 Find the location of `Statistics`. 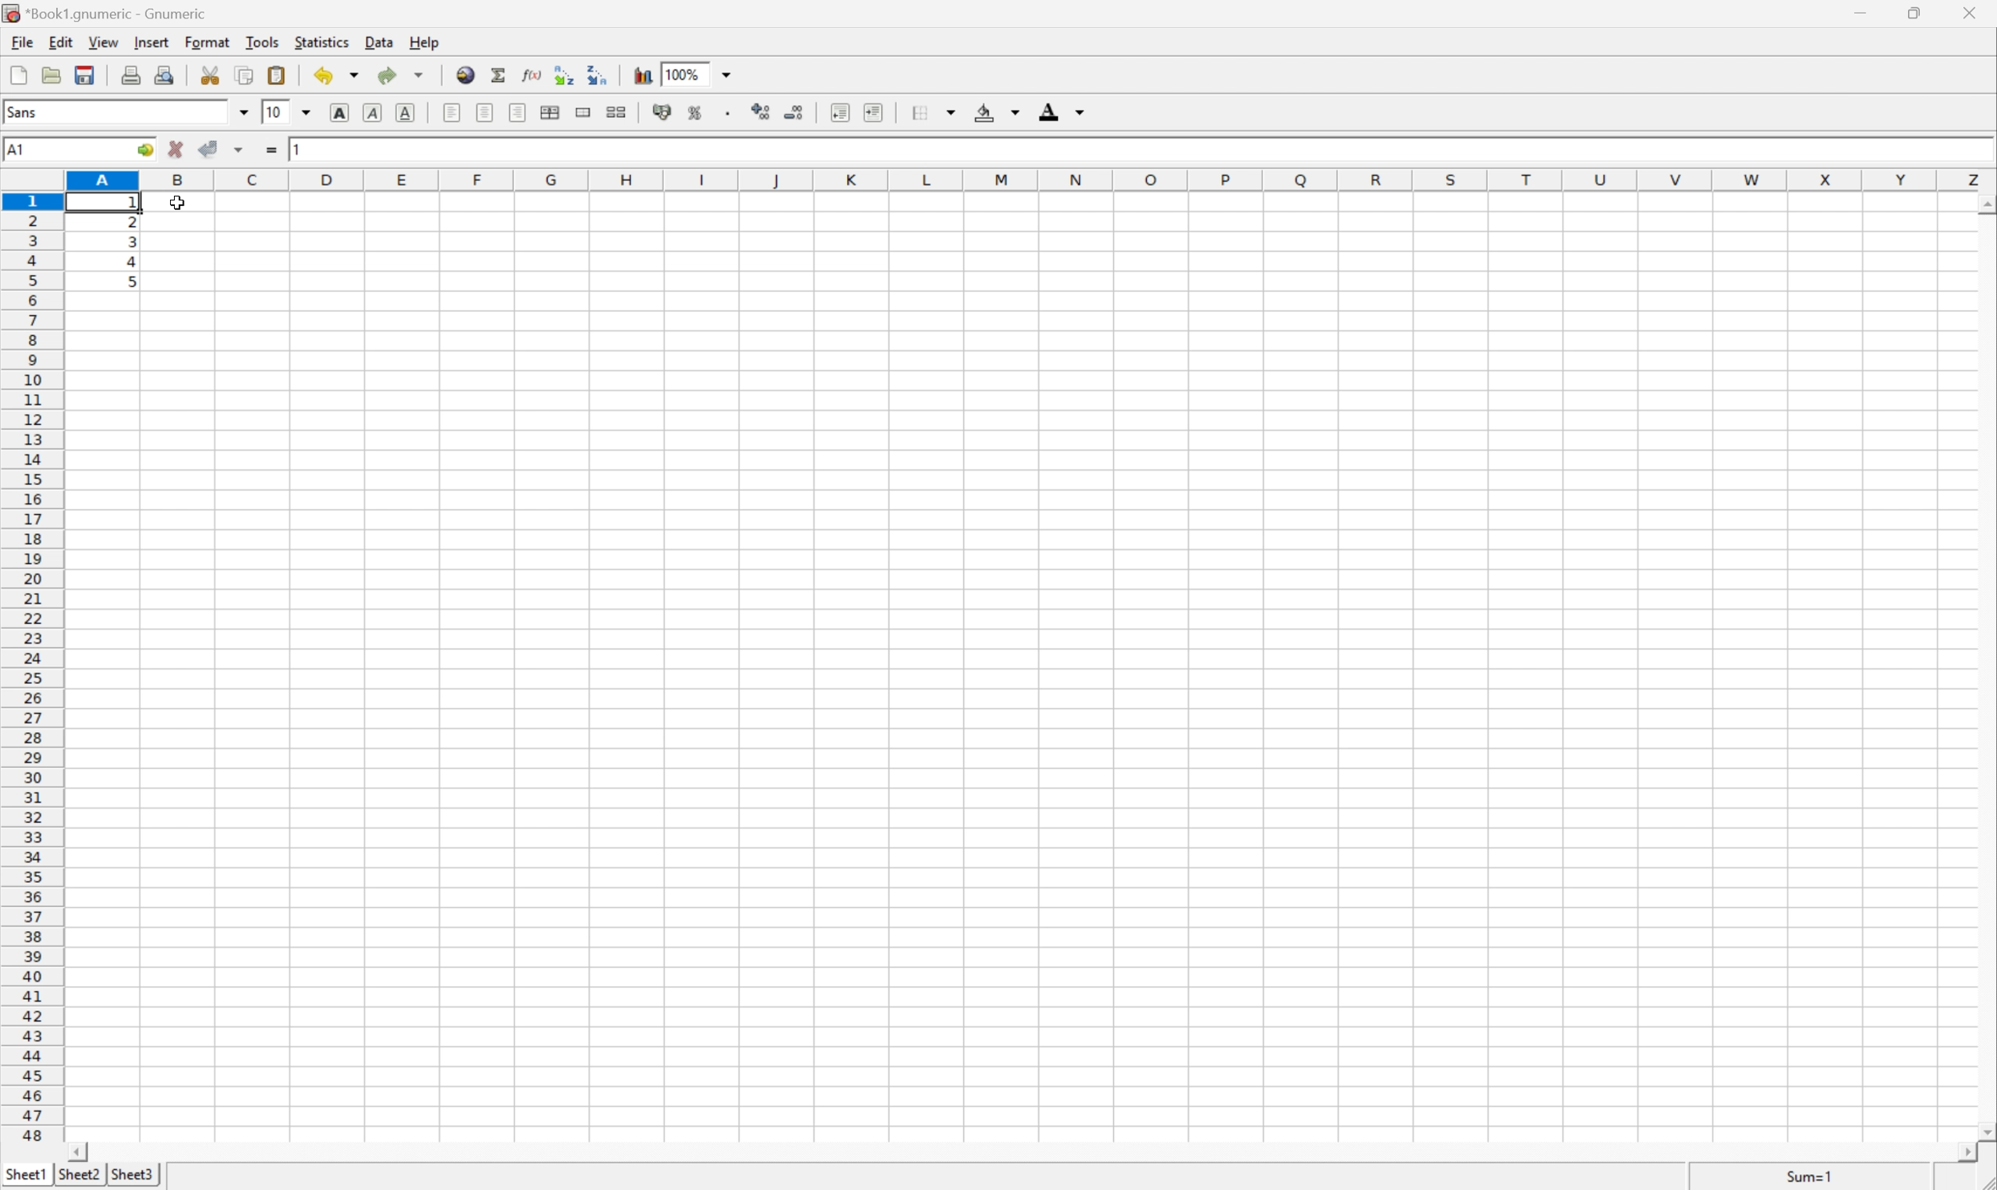

Statistics is located at coordinates (321, 42).